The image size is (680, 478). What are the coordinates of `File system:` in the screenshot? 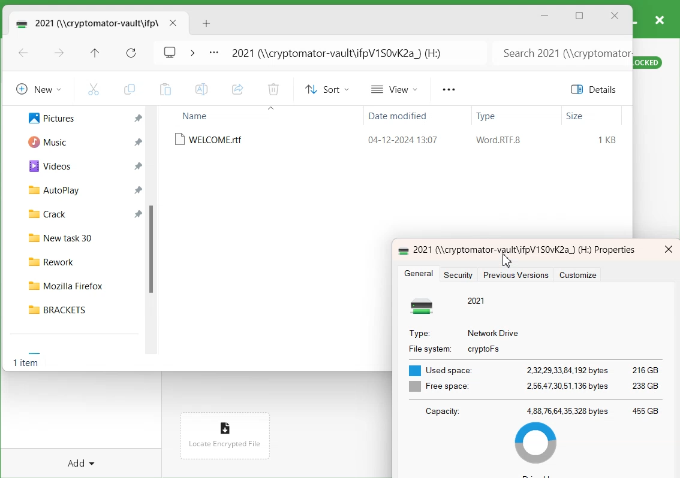 It's located at (428, 349).